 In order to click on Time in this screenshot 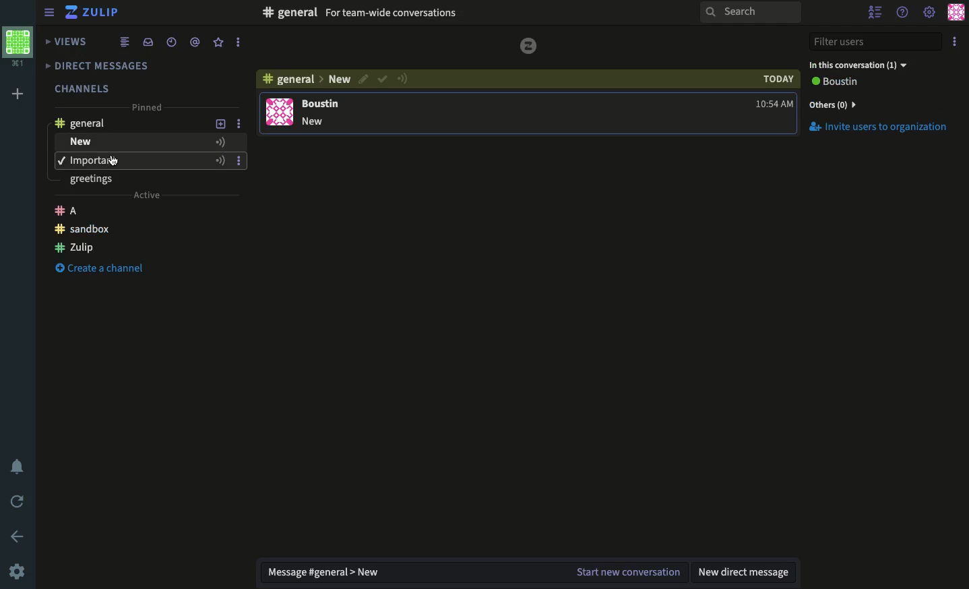, I will do `click(173, 41)`.